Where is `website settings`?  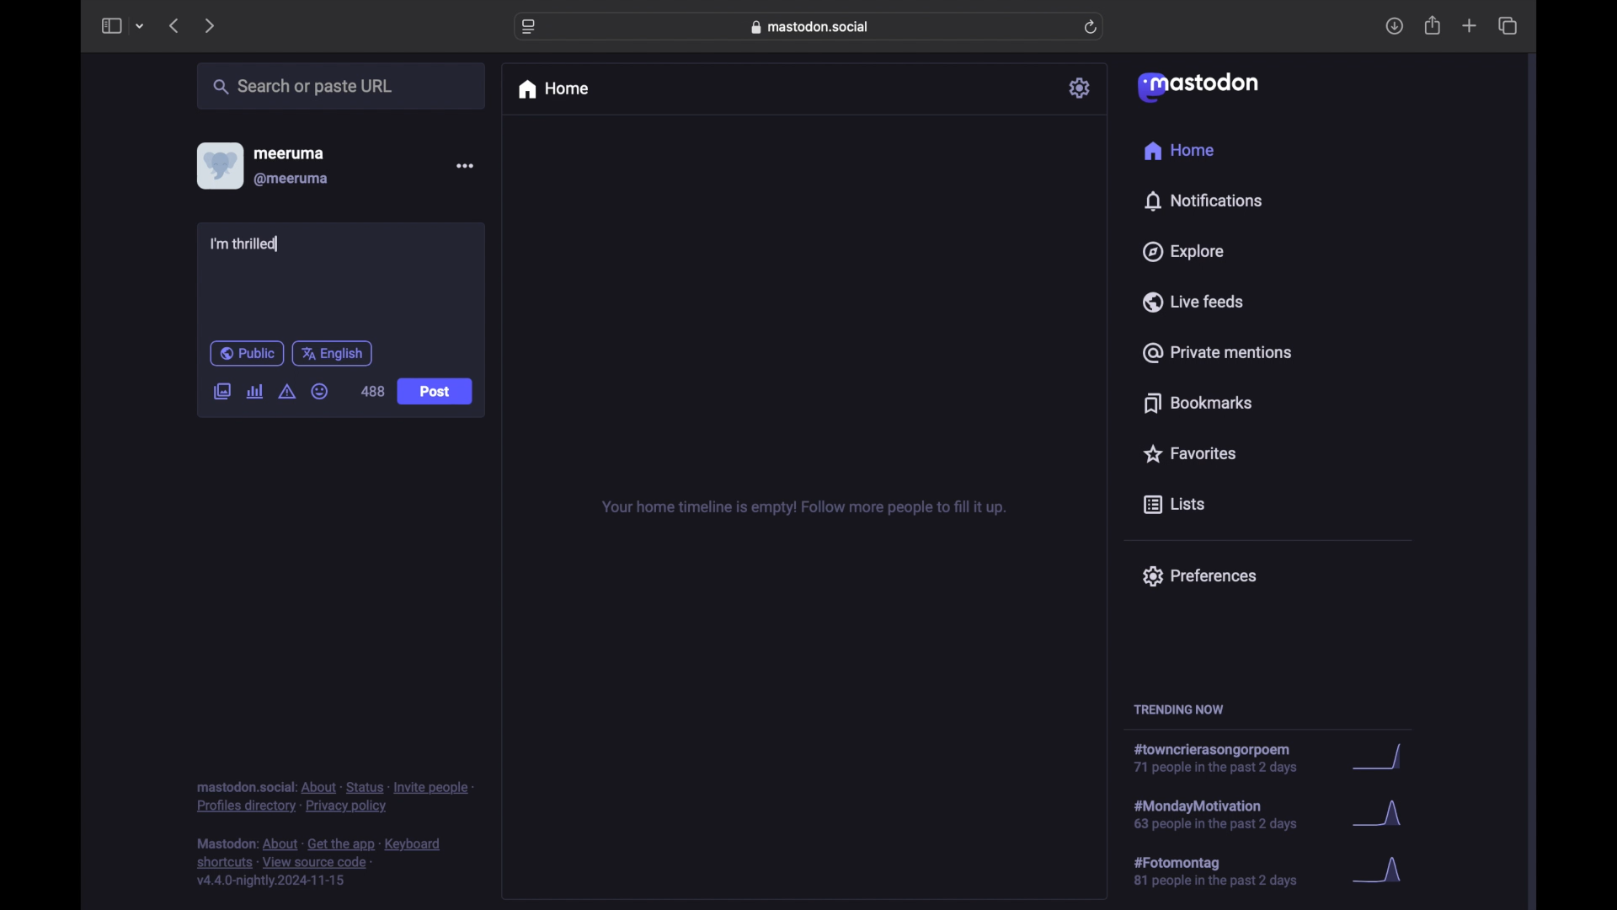 website settings is located at coordinates (529, 28).